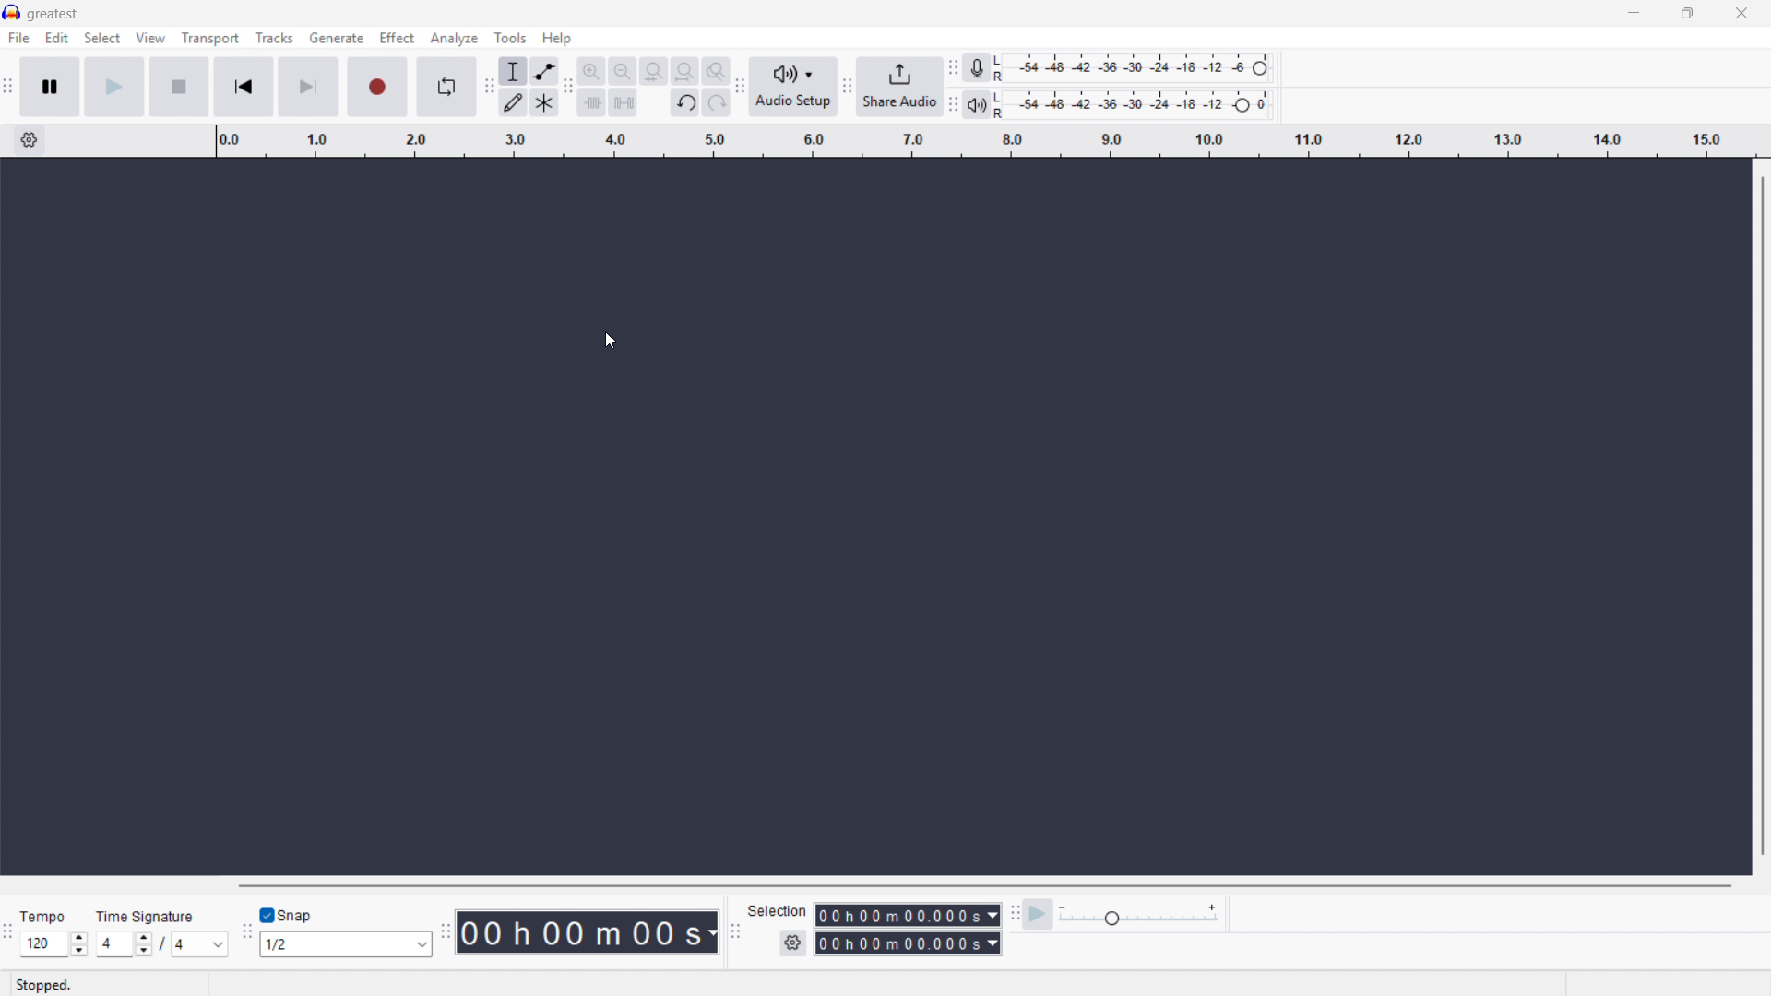  Describe the element at coordinates (488, 87) in the screenshot. I see `Tools toolbar ` at that location.